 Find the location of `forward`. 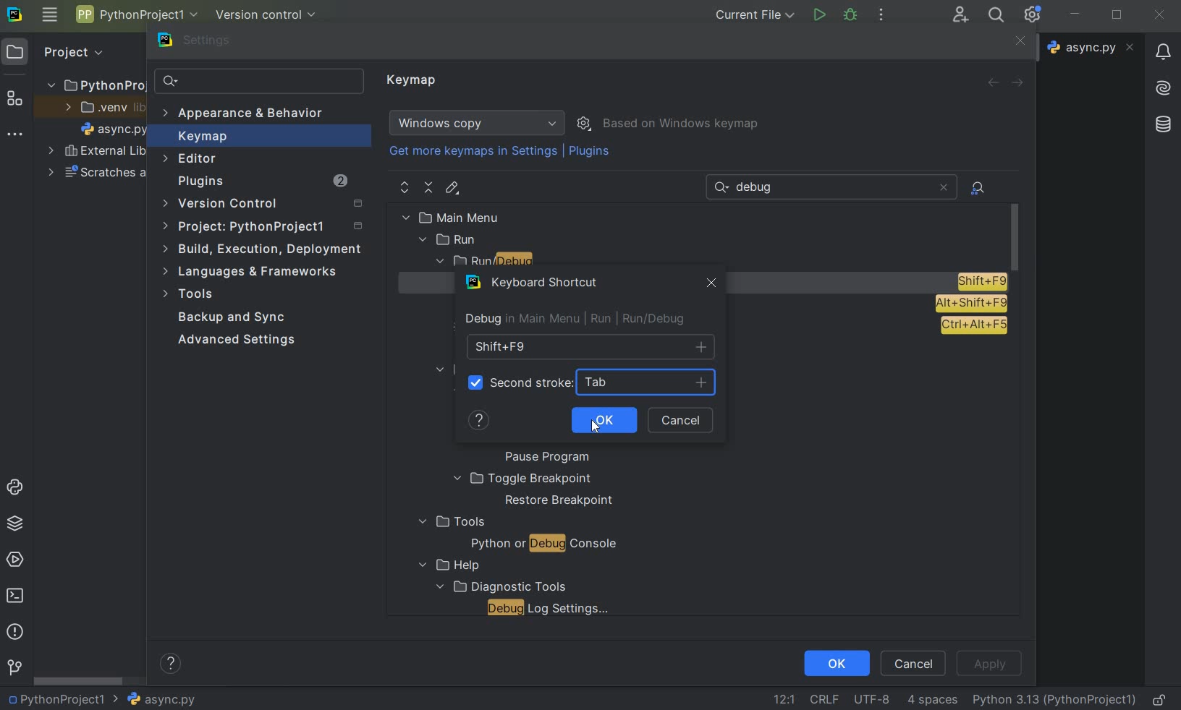

forward is located at coordinates (1020, 83).